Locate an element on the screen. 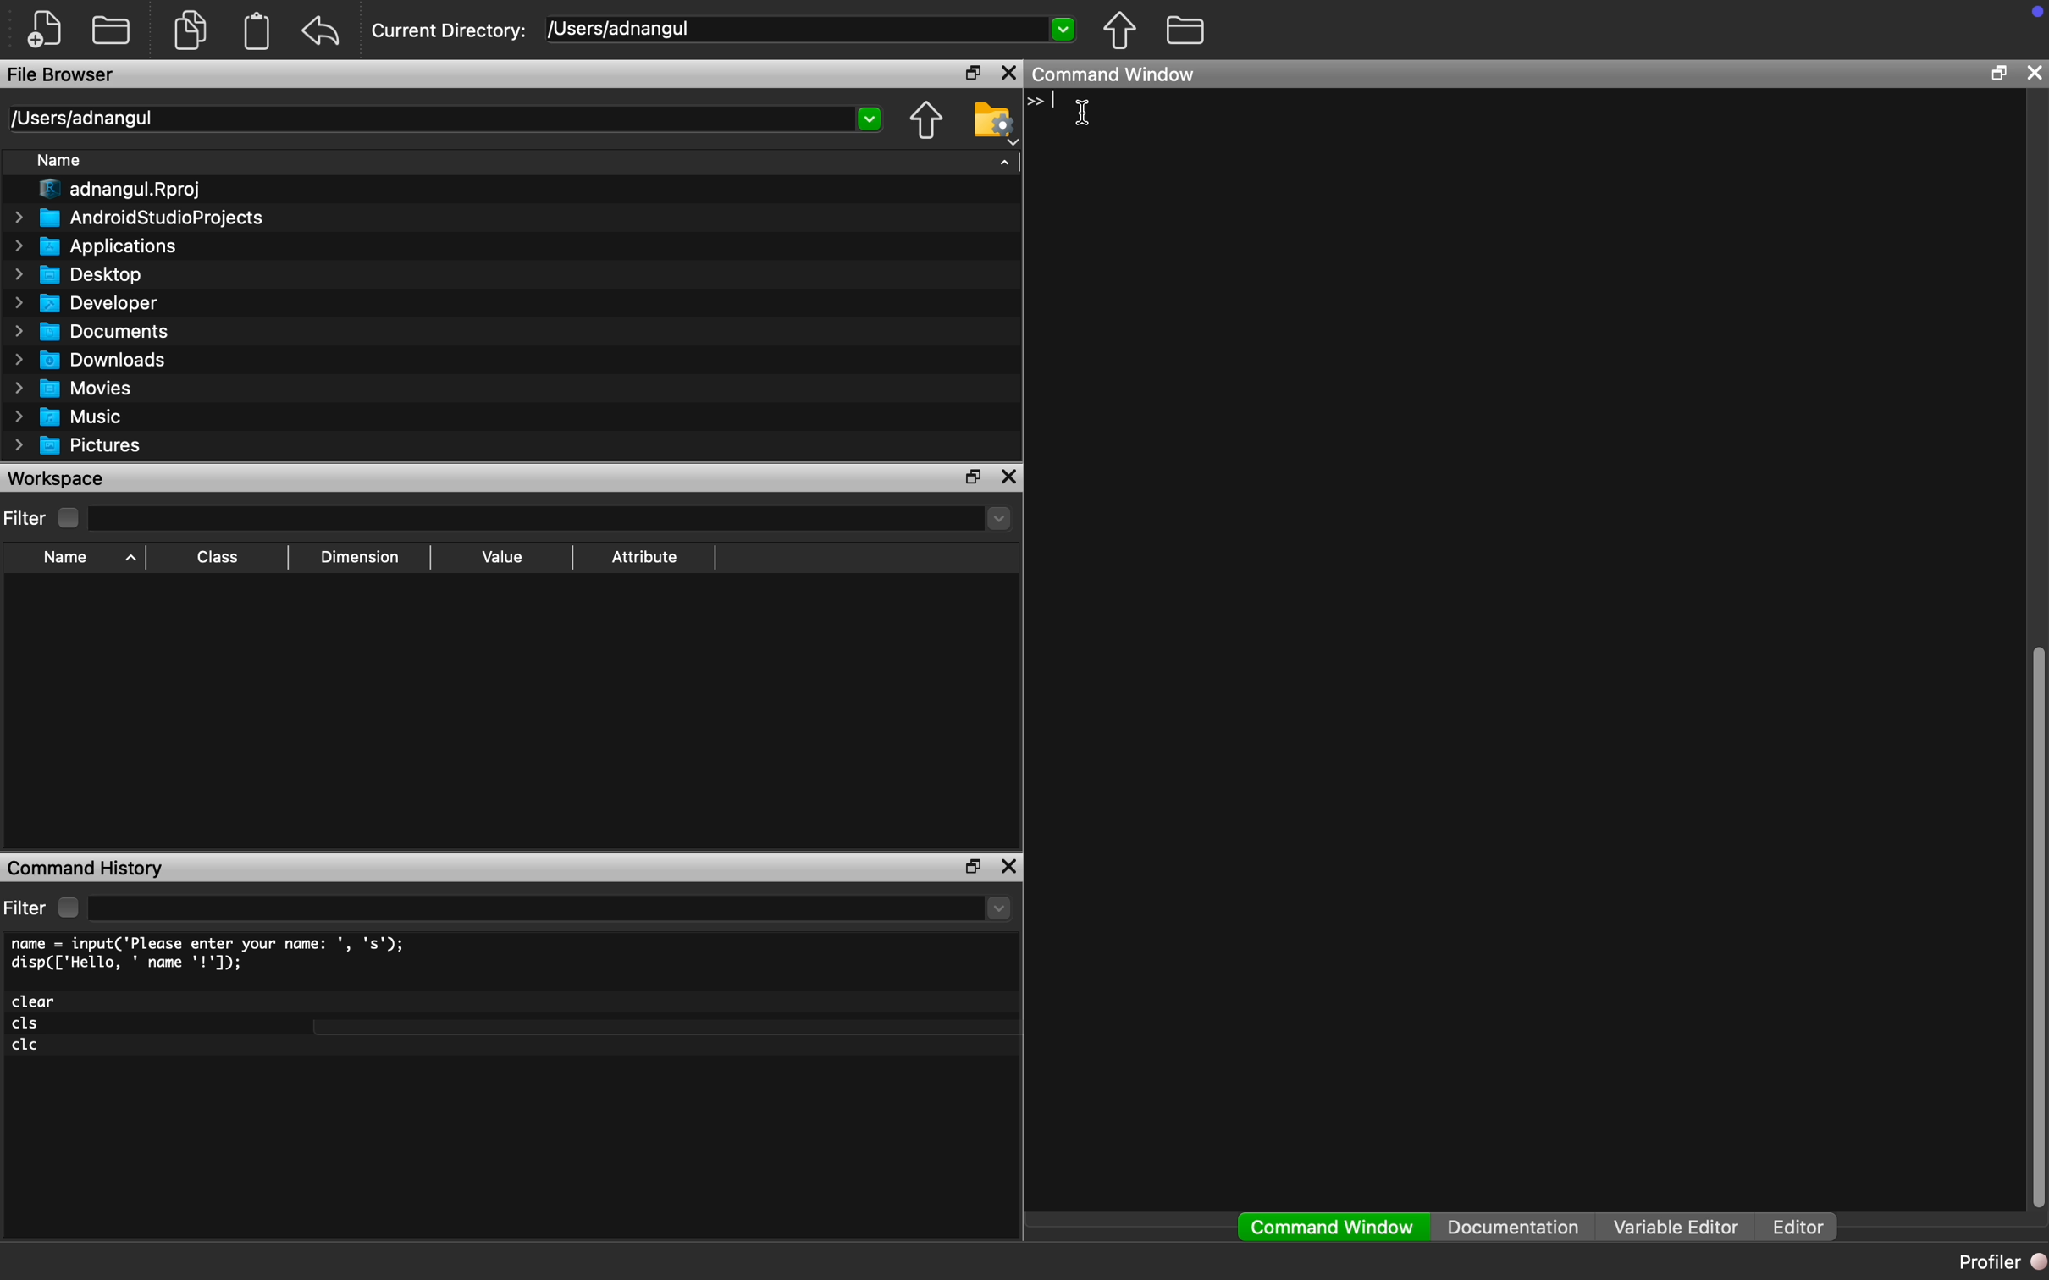  Command Window is located at coordinates (1334, 1228).